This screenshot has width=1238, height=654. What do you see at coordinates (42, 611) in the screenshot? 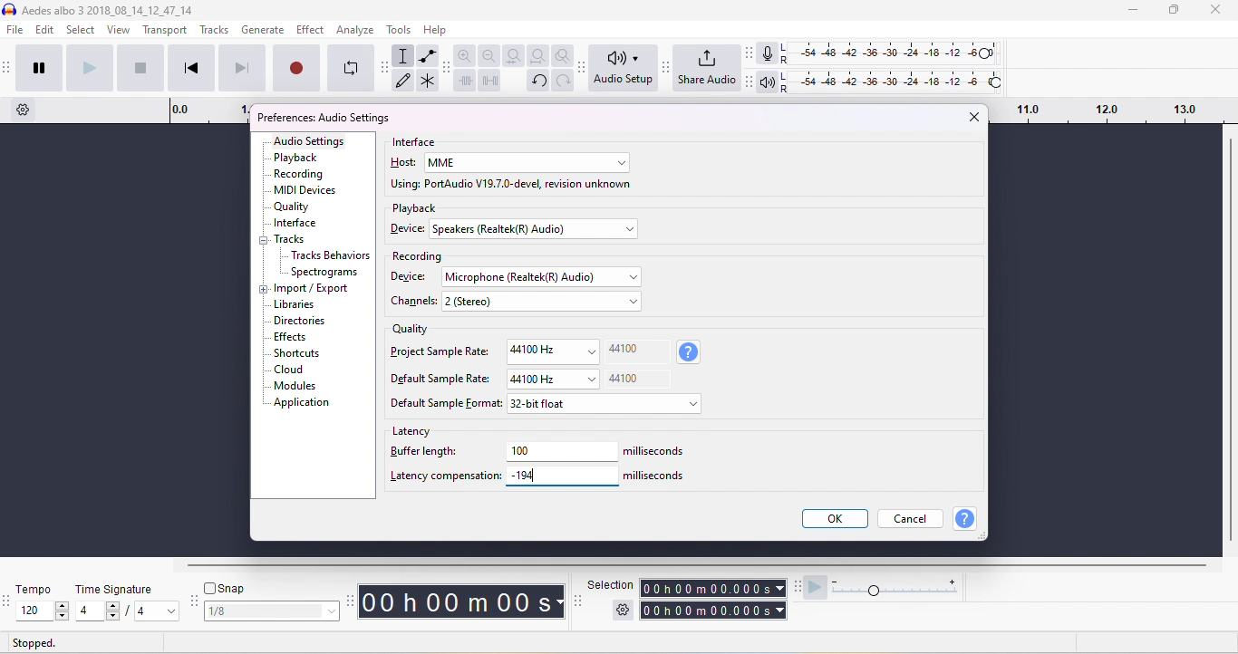
I see `select tempo` at bounding box center [42, 611].